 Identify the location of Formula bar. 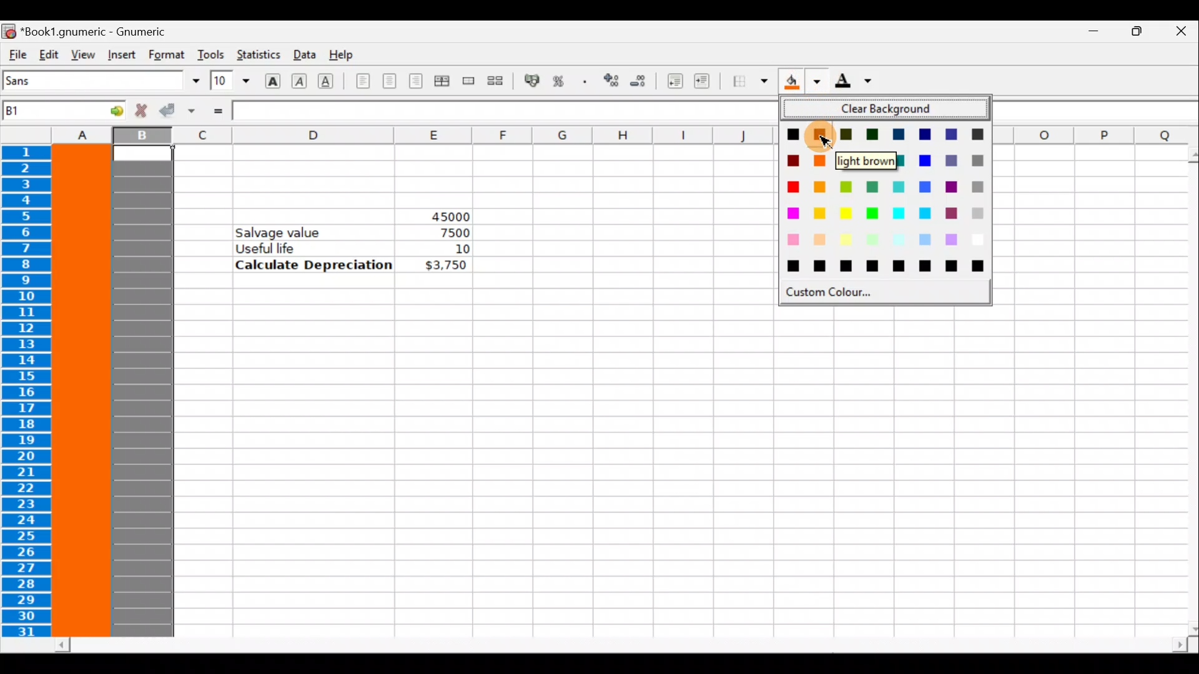
(503, 111).